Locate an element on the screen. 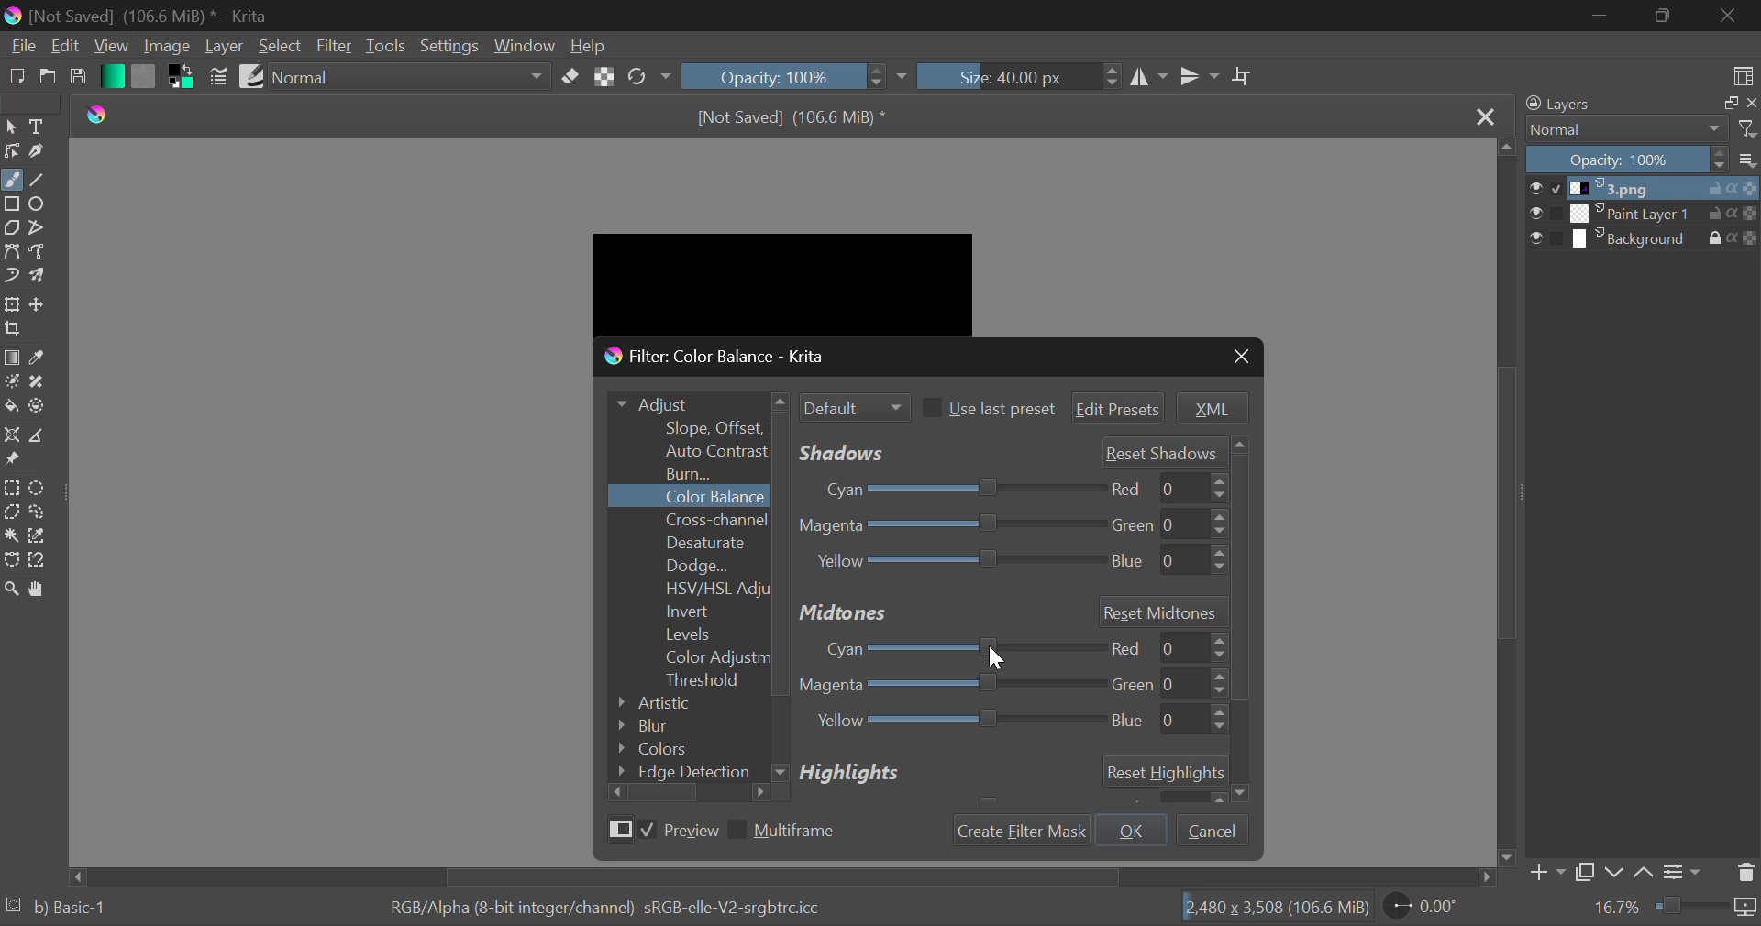 Image resolution: width=1761 pixels, height=926 pixels. Eyedropper is located at coordinates (42, 358).